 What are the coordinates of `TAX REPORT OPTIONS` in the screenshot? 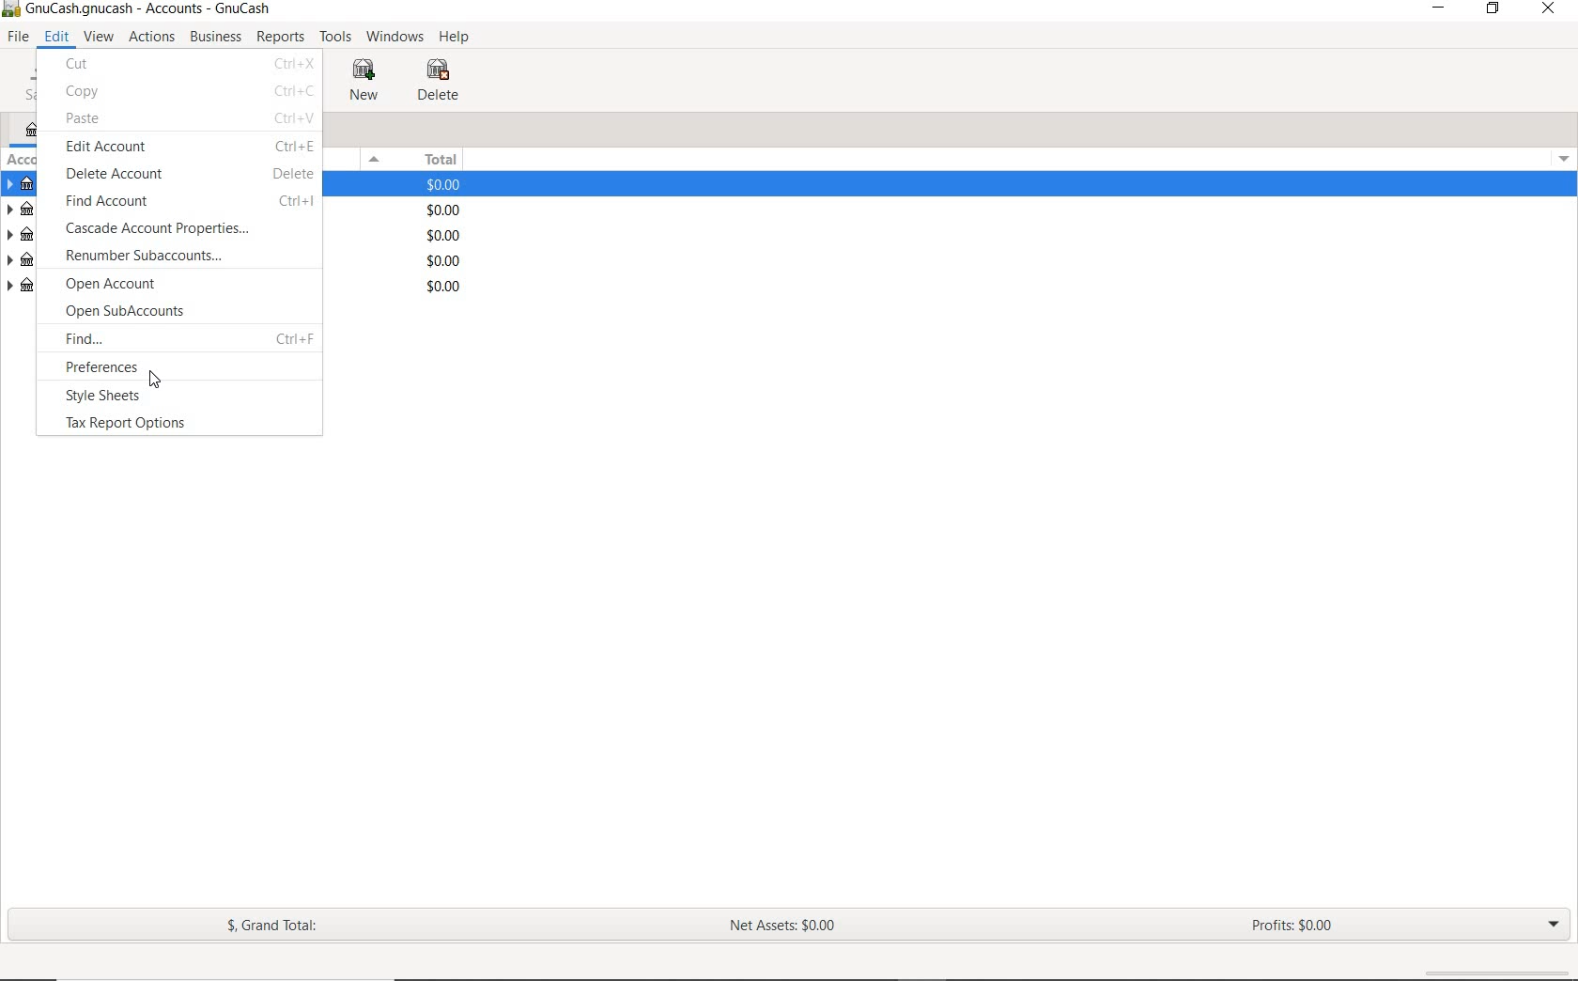 It's located at (141, 426).